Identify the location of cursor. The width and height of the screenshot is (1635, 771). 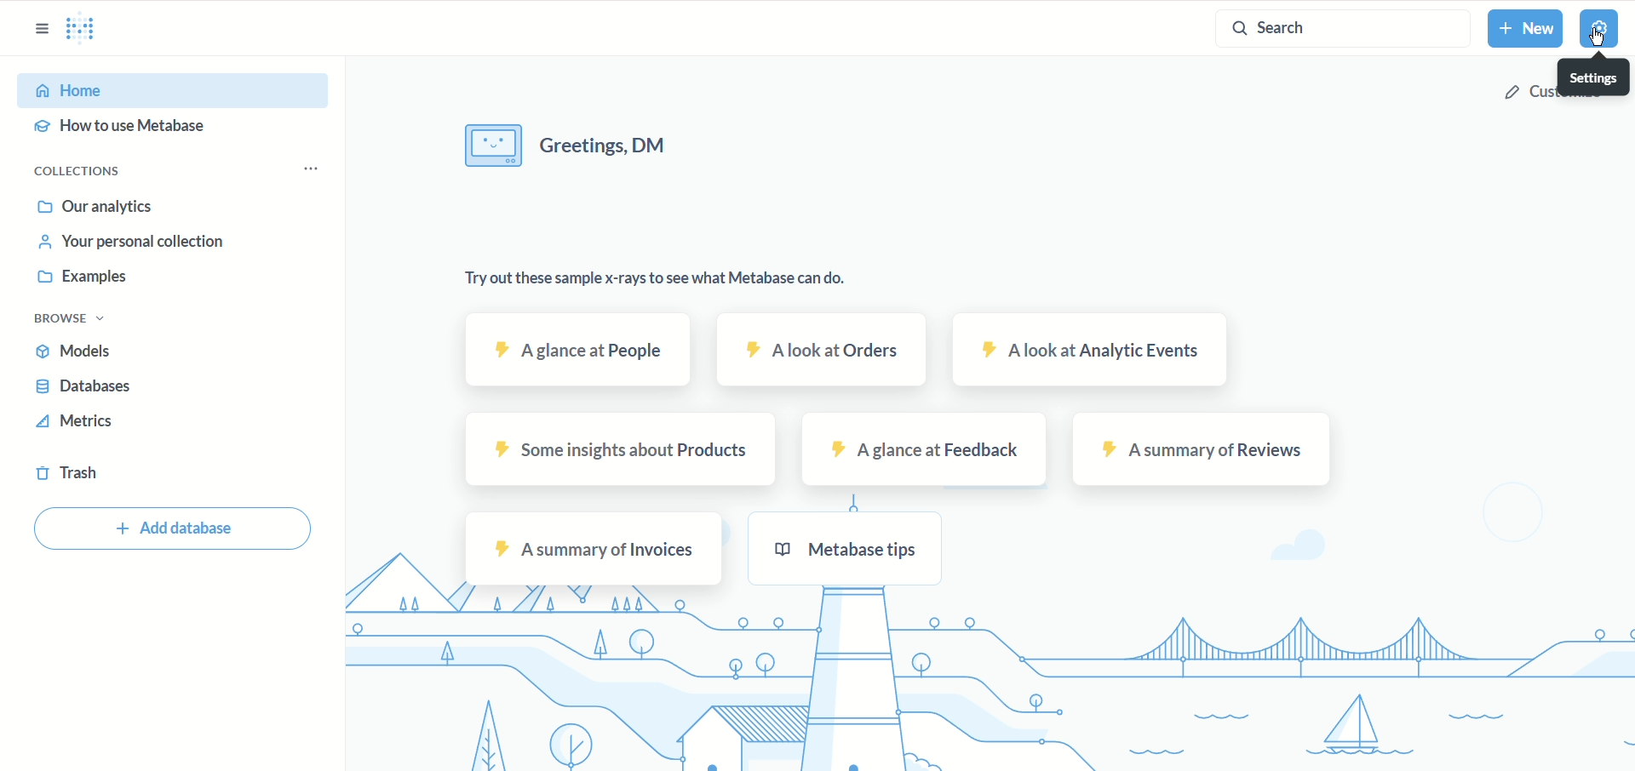
(1598, 39).